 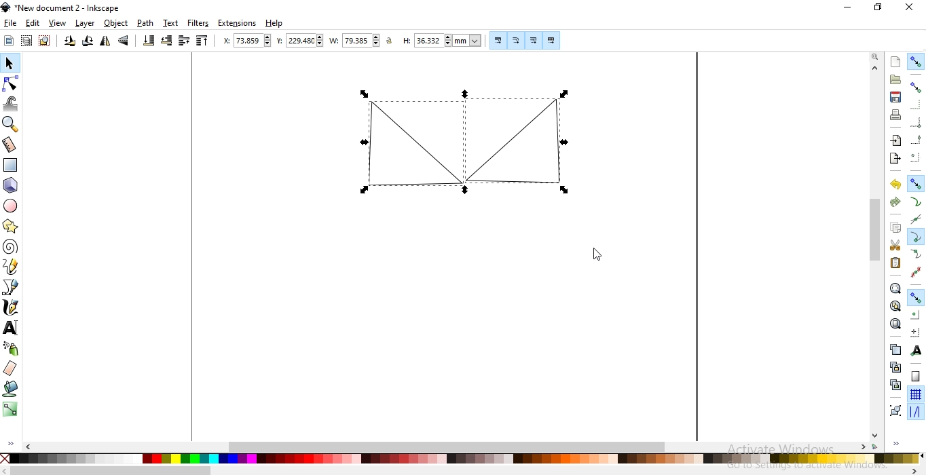 I want to click on move gradients along with objects, so click(x=534, y=41).